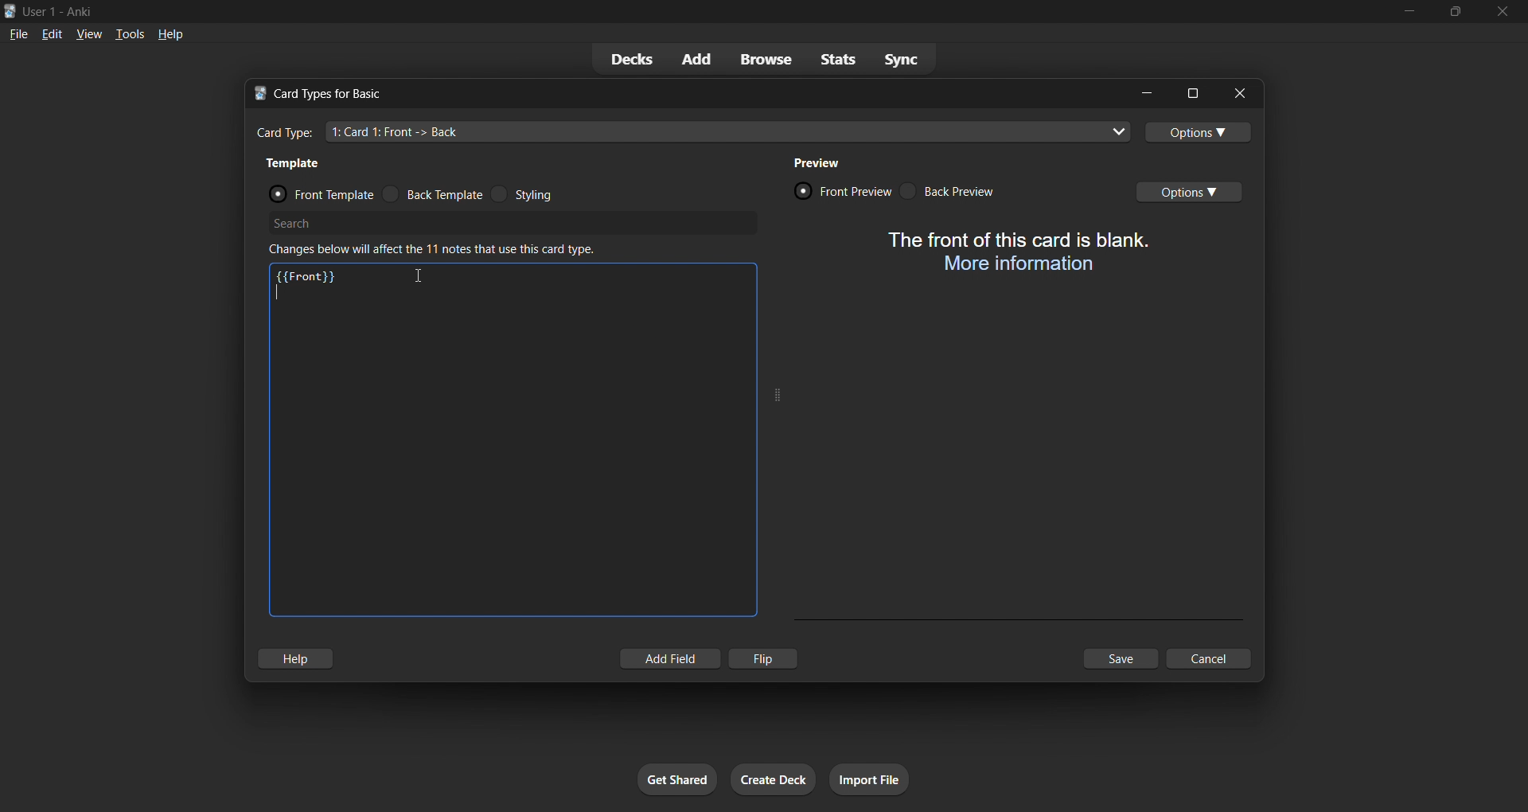  I want to click on flip, so click(768, 657).